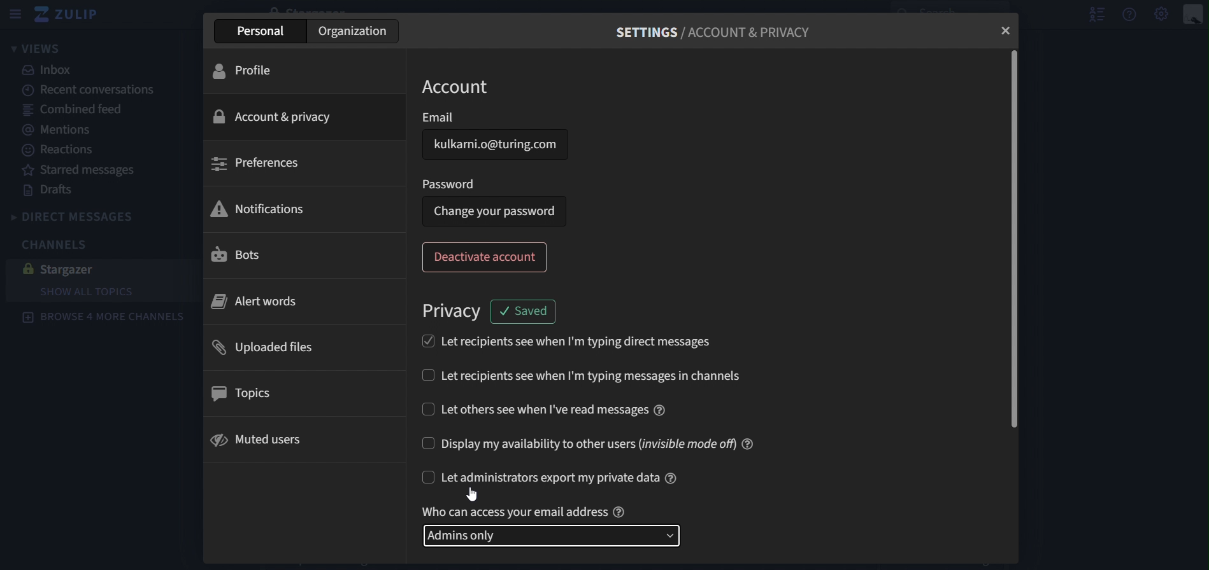  What do you see at coordinates (492, 211) in the screenshot?
I see `change your password` at bounding box center [492, 211].